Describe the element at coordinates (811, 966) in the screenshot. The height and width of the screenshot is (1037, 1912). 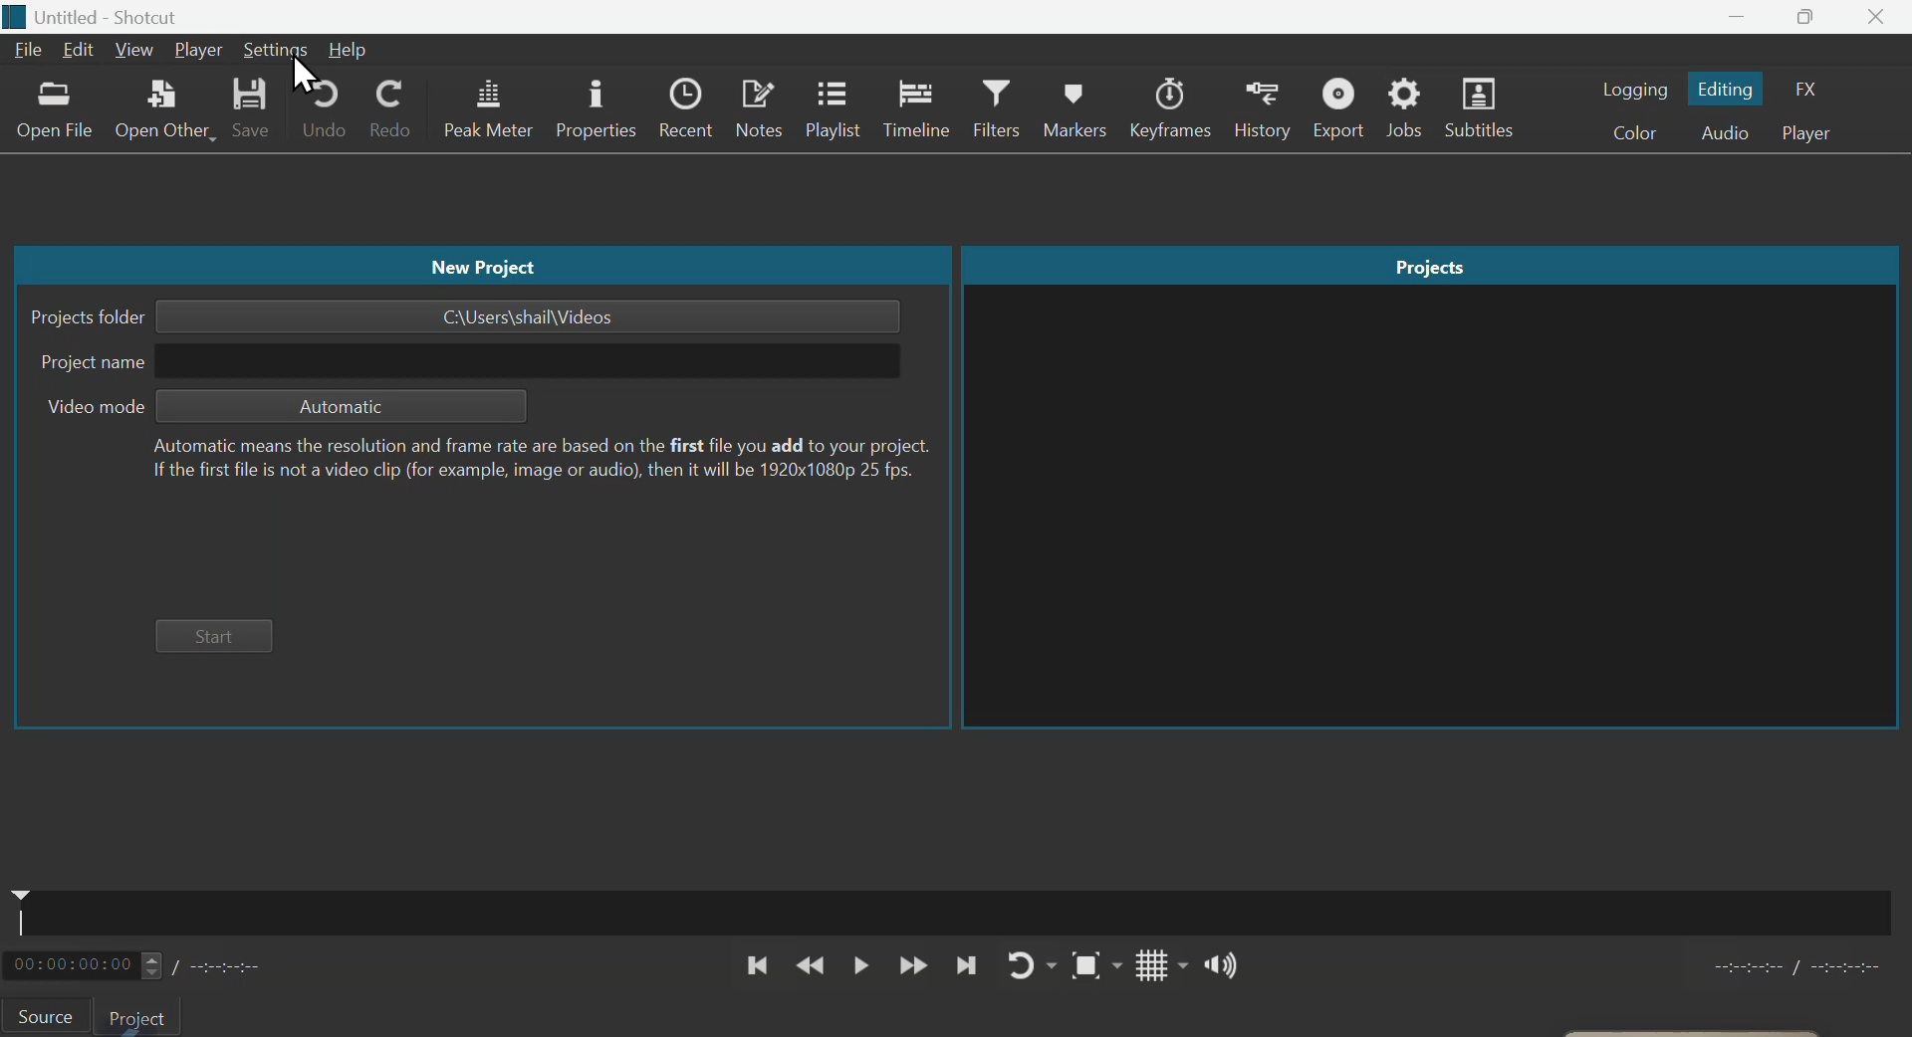
I see `Backward` at that location.